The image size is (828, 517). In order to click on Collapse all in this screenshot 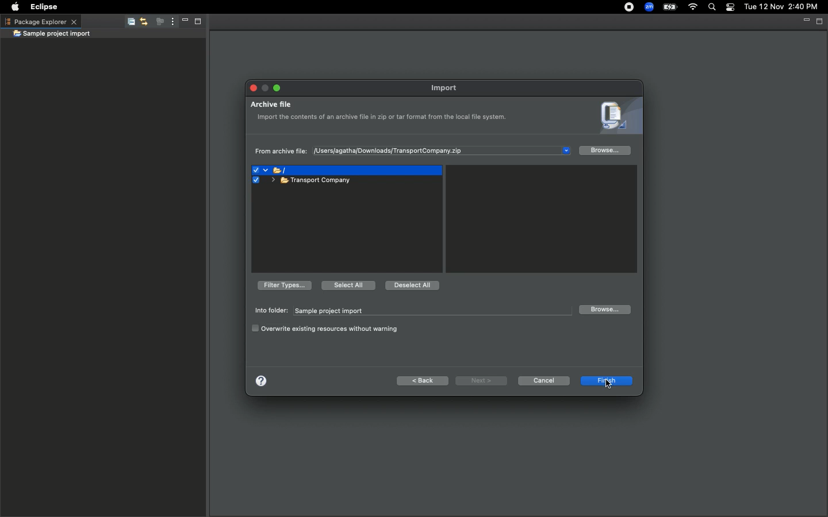, I will do `click(129, 24)`.